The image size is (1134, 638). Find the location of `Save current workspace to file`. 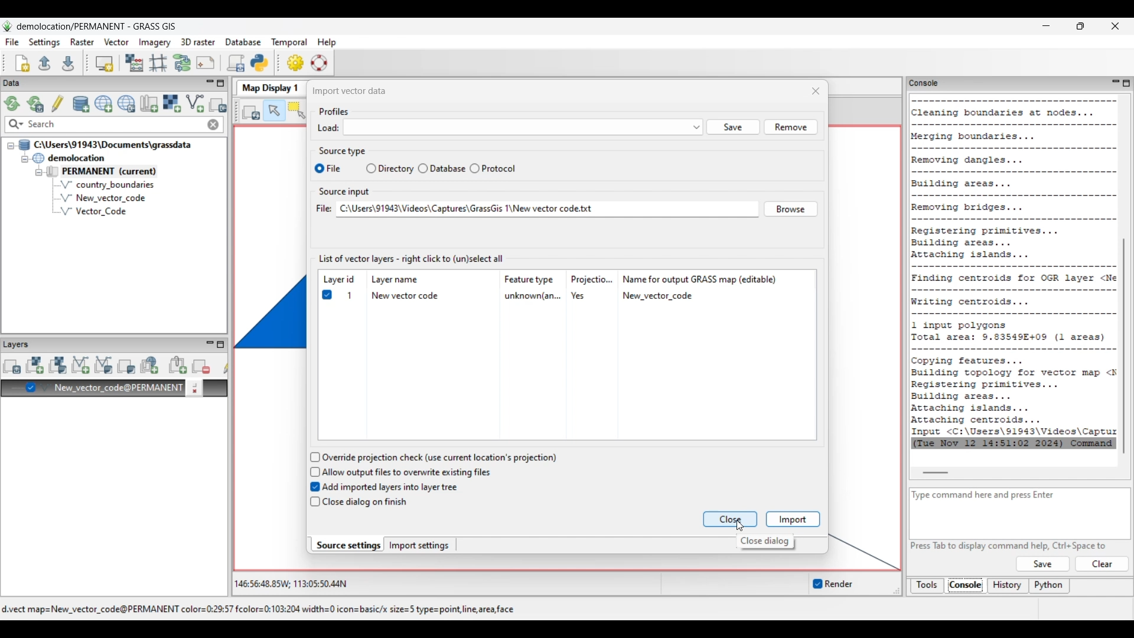

Save current workspace to file is located at coordinates (68, 63).